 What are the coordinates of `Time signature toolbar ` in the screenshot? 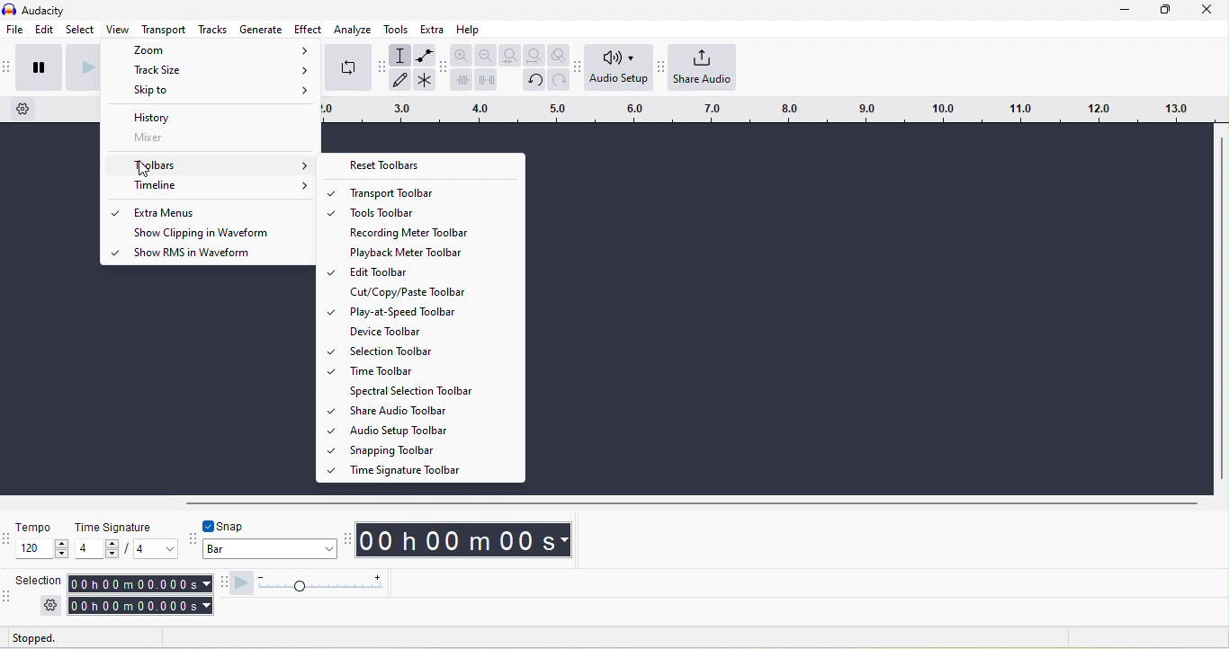 It's located at (432, 469).